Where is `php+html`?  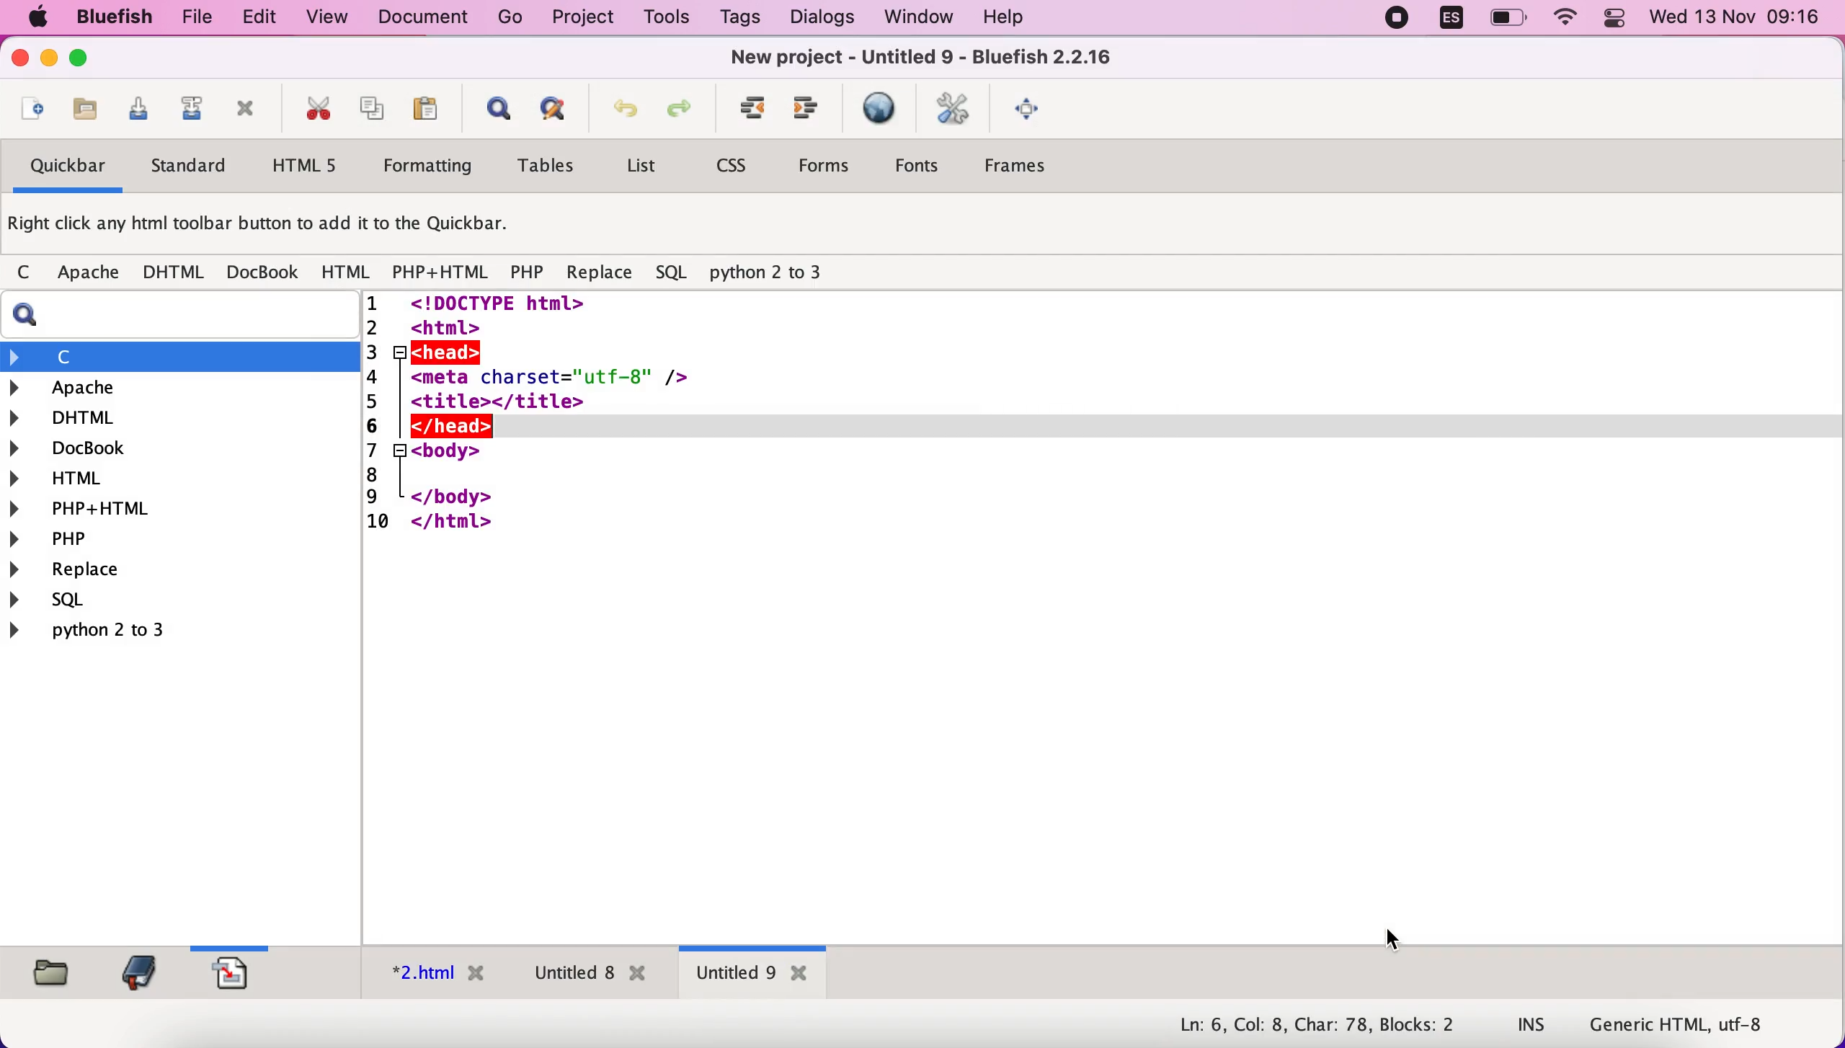 php+html is located at coordinates (440, 272).